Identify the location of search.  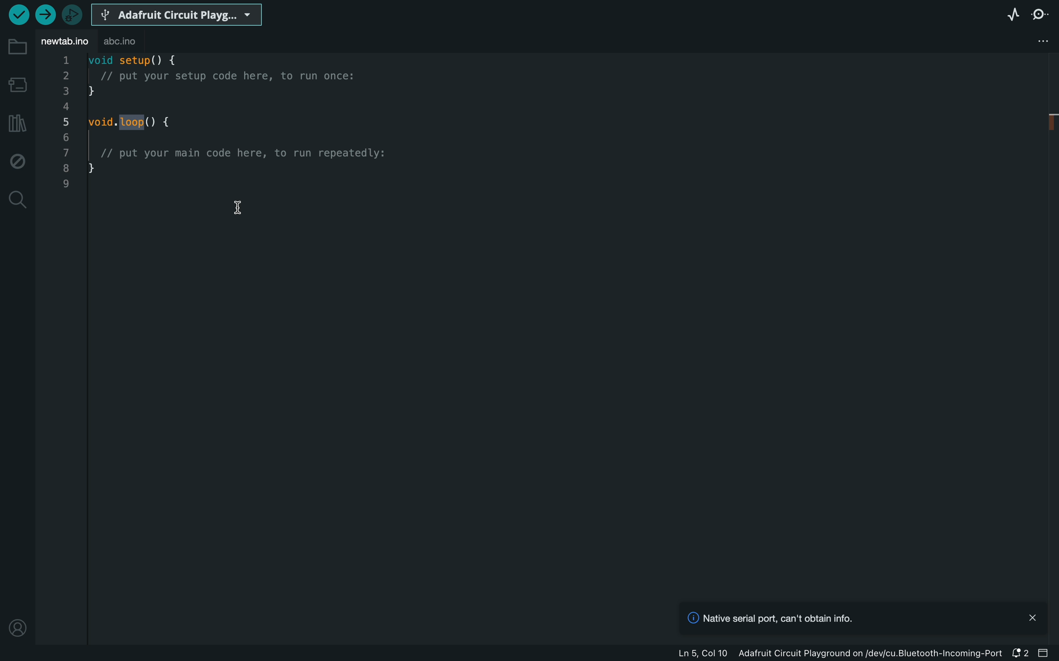
(17, 200).